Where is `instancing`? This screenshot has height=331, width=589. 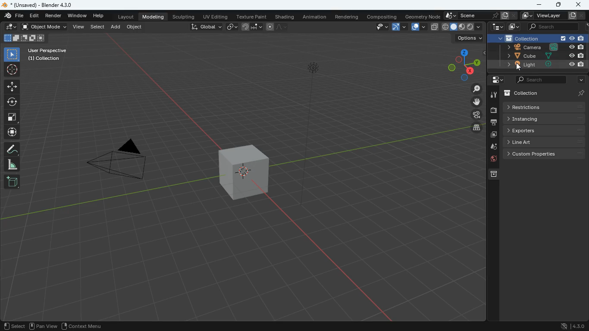 instancing is located at coordinates (545, 119).